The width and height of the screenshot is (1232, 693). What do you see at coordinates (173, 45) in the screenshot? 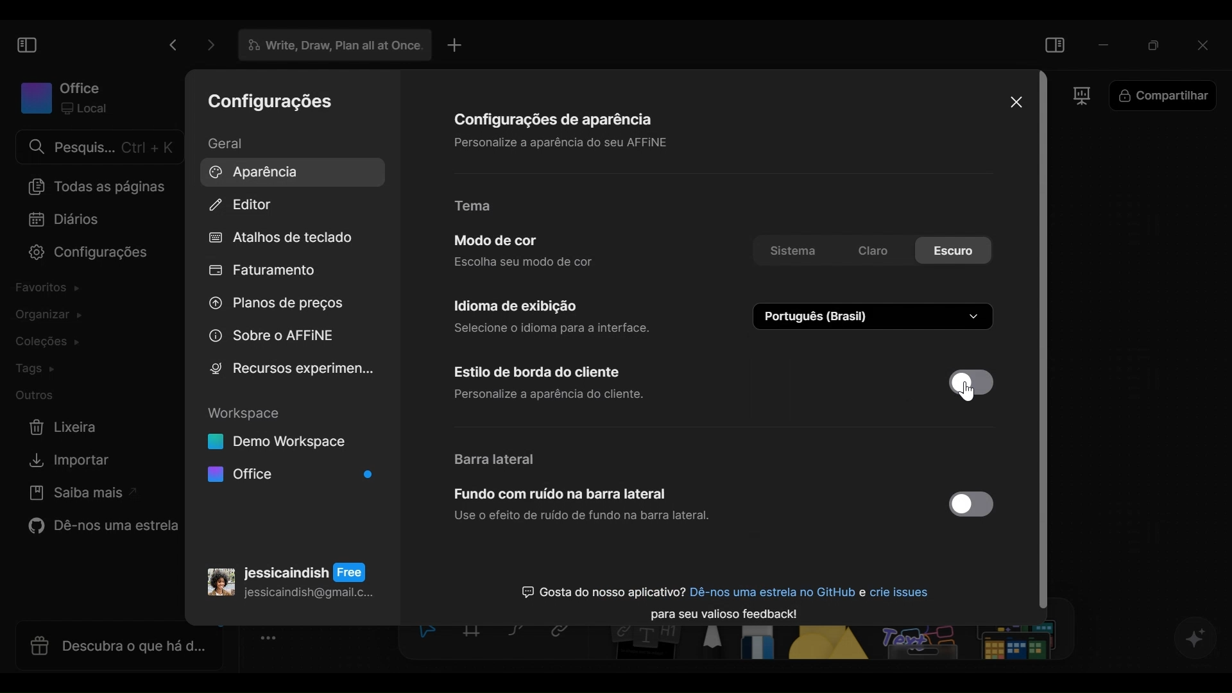
I see `Click to go back` at bounding box center [173, 45].